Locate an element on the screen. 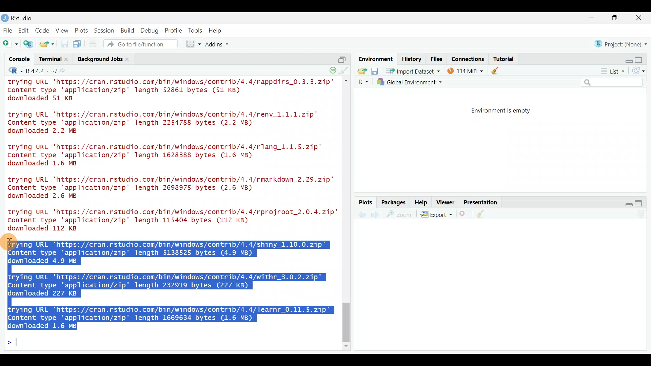 Image resolution: width=651 pixels, height=366 pixels. Profile is located at coordinates (173, 30).